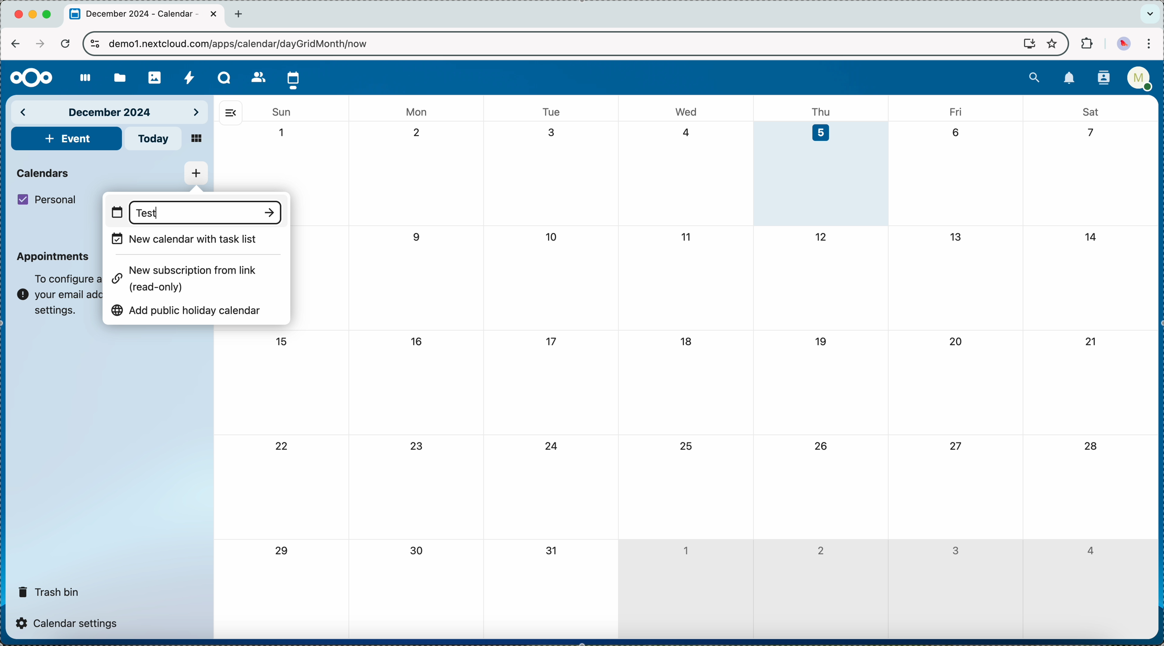 The width and height of the screenshot is (1164, 646). Describe the element at coordinates (49, 589) in the screenshot. I see `trash bin` at that location.